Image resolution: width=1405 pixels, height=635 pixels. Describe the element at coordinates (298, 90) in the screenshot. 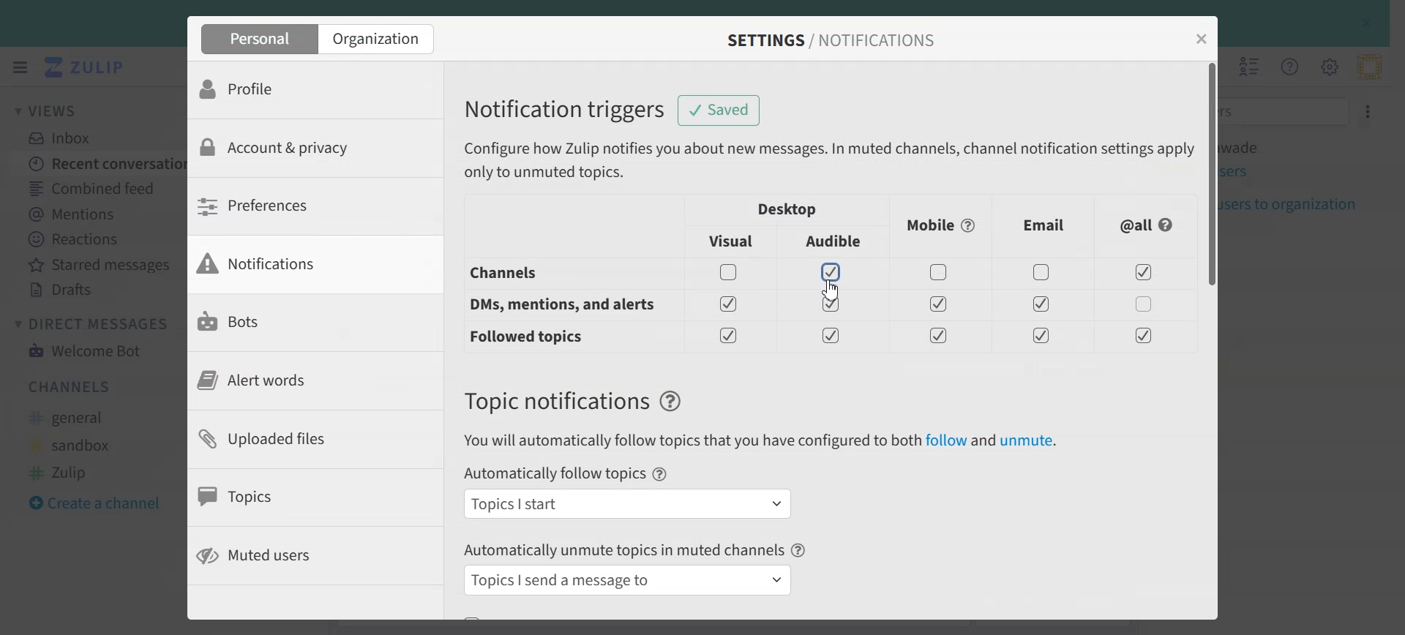

I see `Profile` at that location.